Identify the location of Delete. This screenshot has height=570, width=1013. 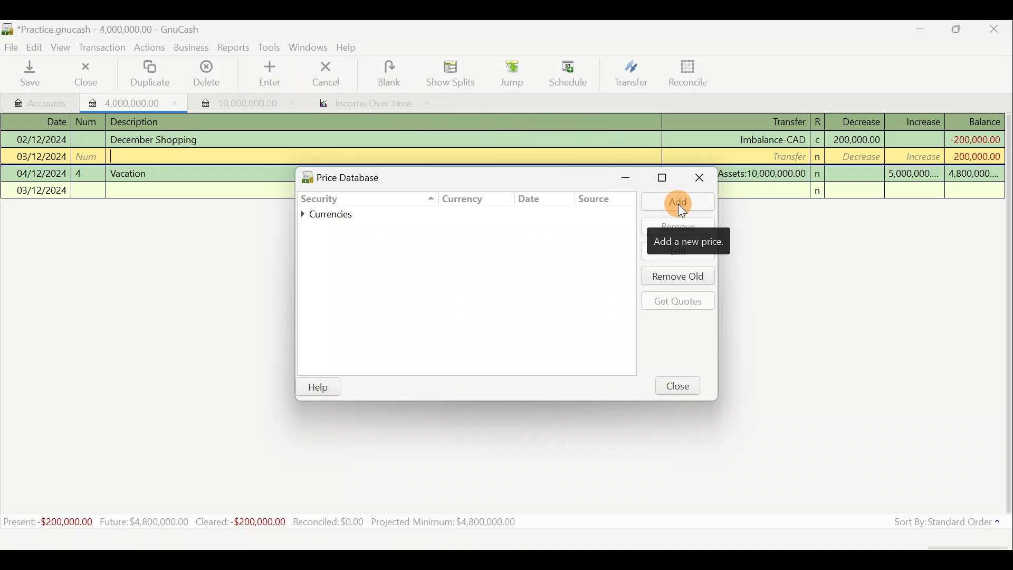
(207, 74).